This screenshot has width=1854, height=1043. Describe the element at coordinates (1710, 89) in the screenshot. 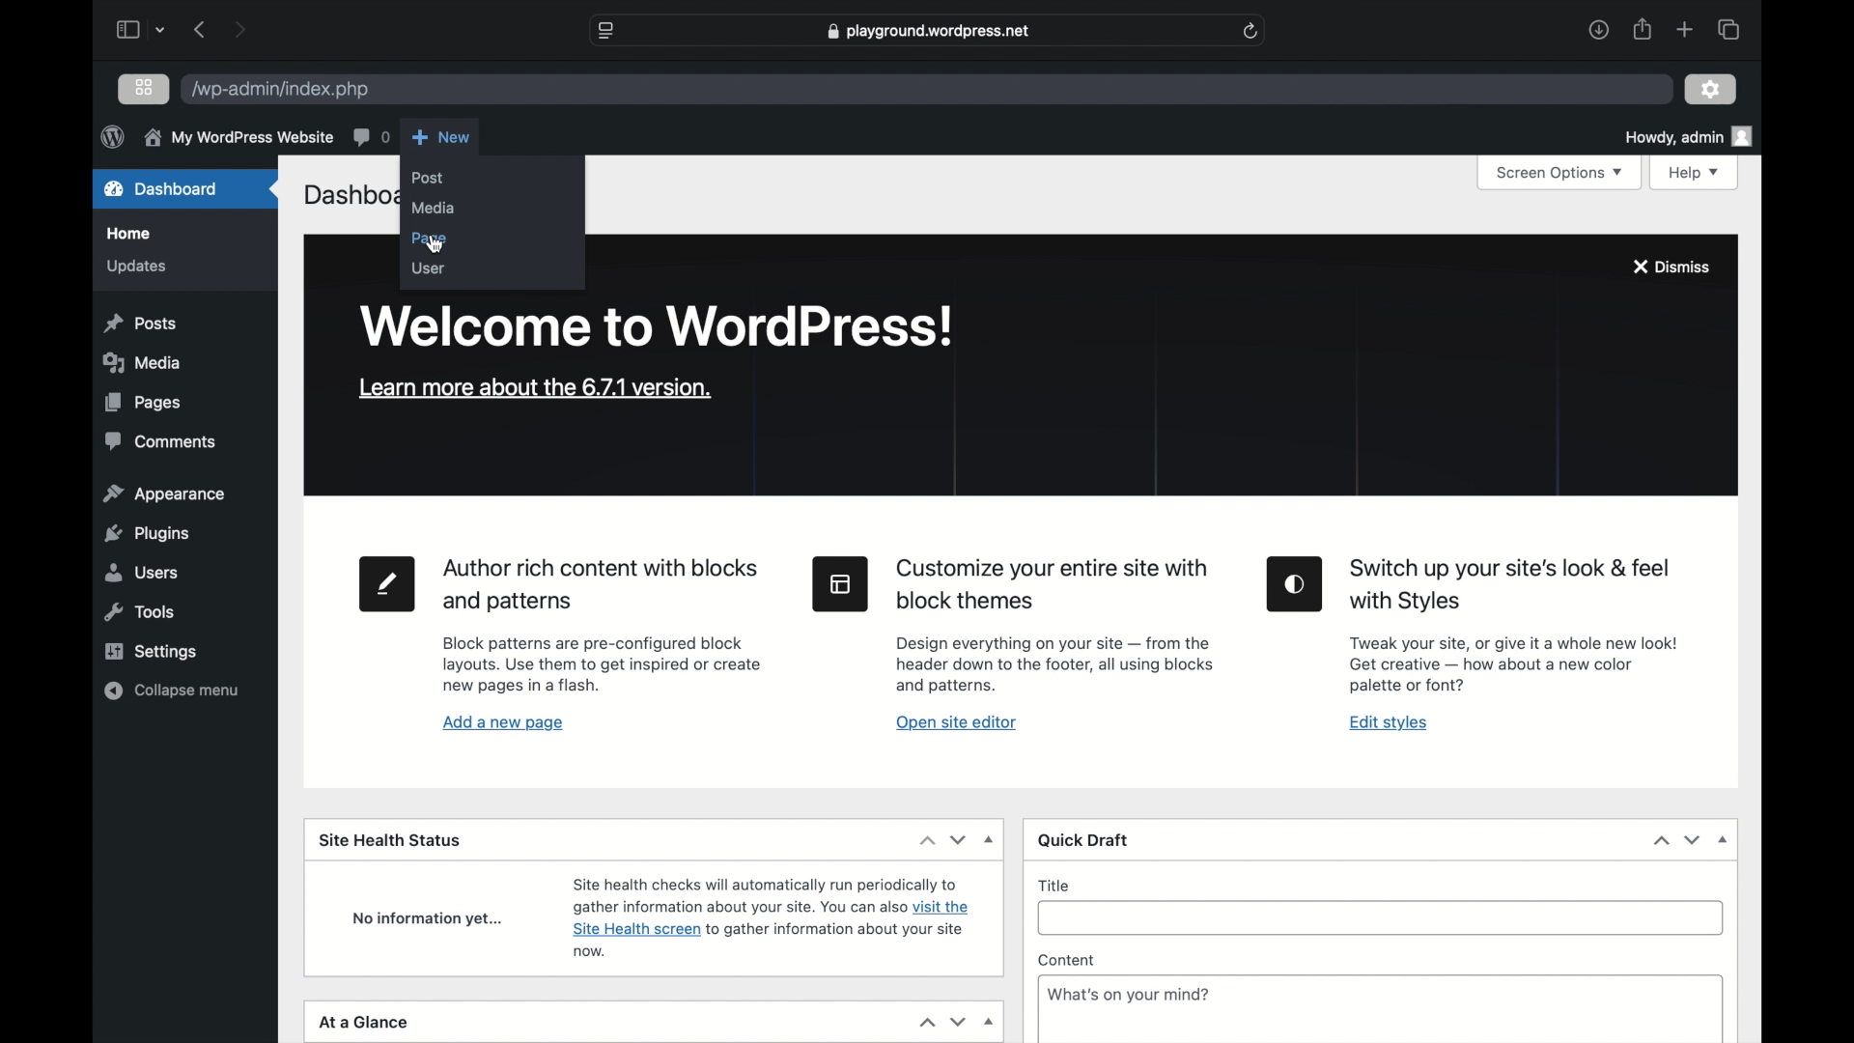

I see `settings` at that location.